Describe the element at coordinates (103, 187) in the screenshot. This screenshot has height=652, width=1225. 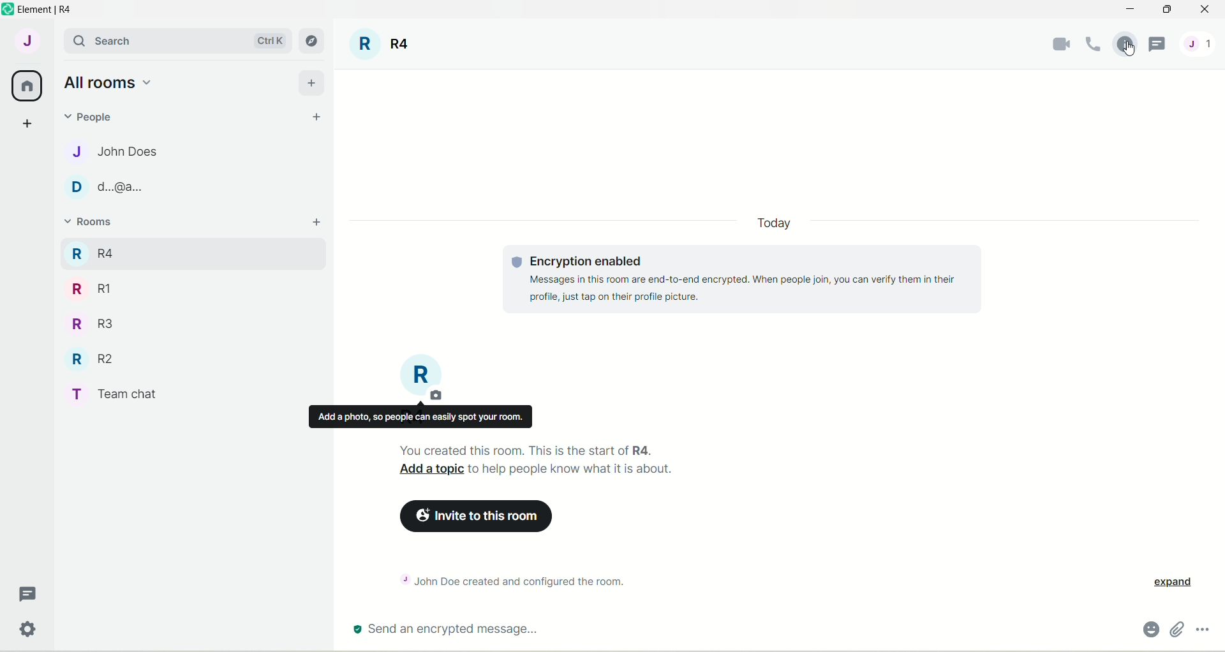
I see `D d.@a..` at that location.